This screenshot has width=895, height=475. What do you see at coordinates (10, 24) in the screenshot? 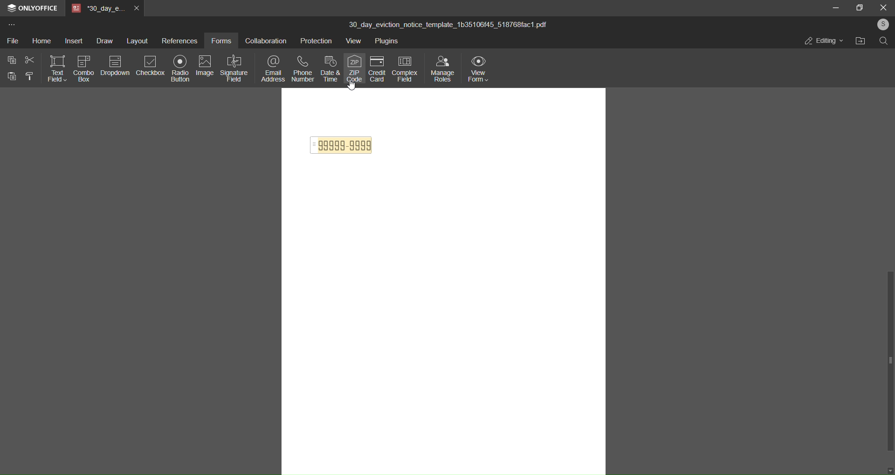
I see `more` at bounding box center [10, 24].